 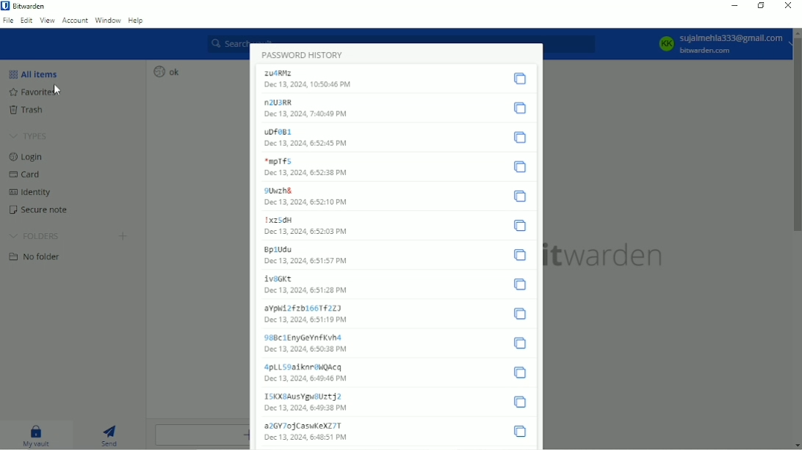 What do you see at coordinates (36, 435) in the screenshot?
I see `My vault` at bounding box center [36, 435].